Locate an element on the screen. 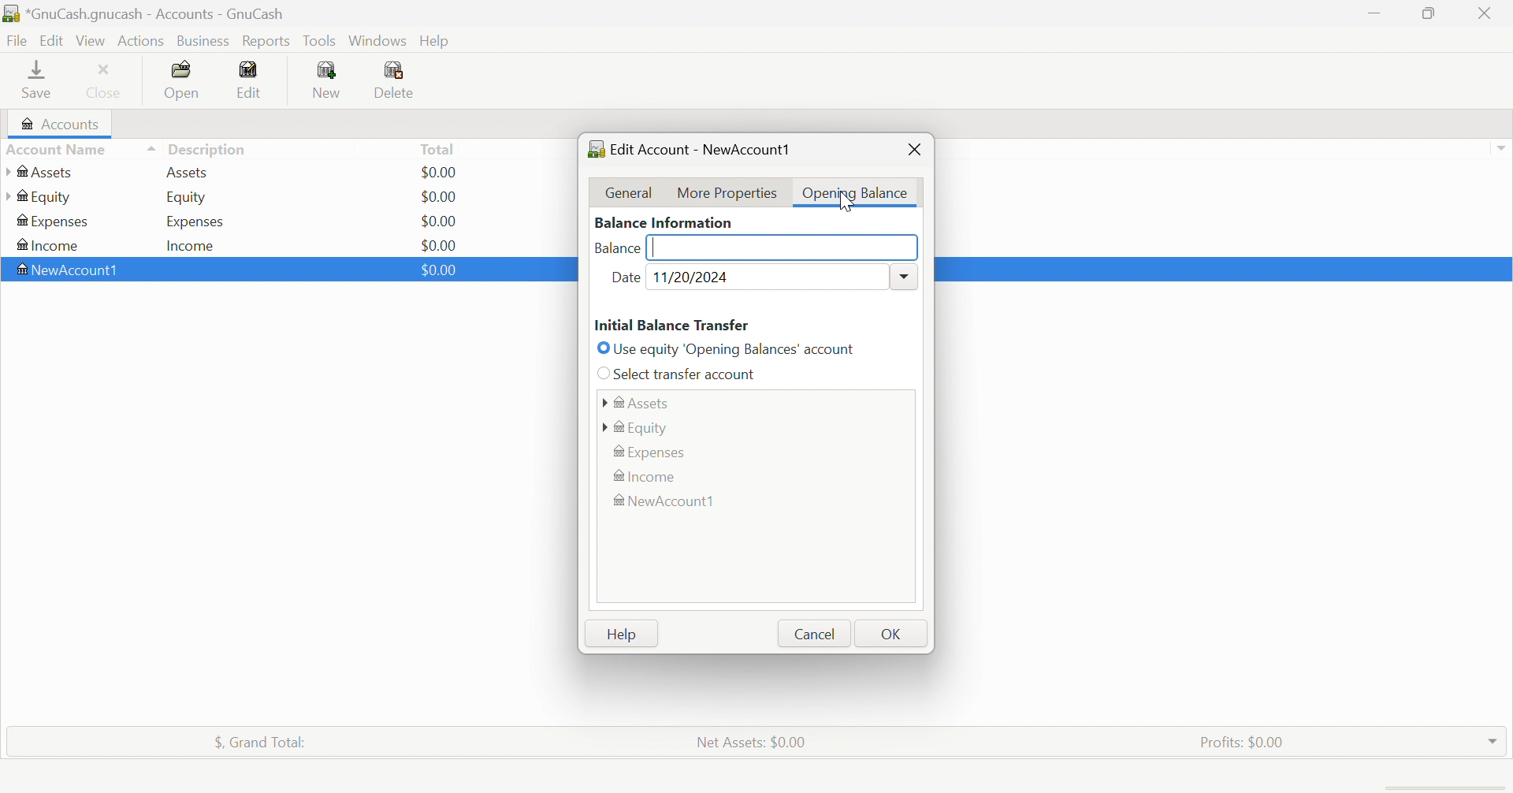 This screenshot has width=1513, height=793. Net Assets: $0.00 is located at coordinates (752, 742).